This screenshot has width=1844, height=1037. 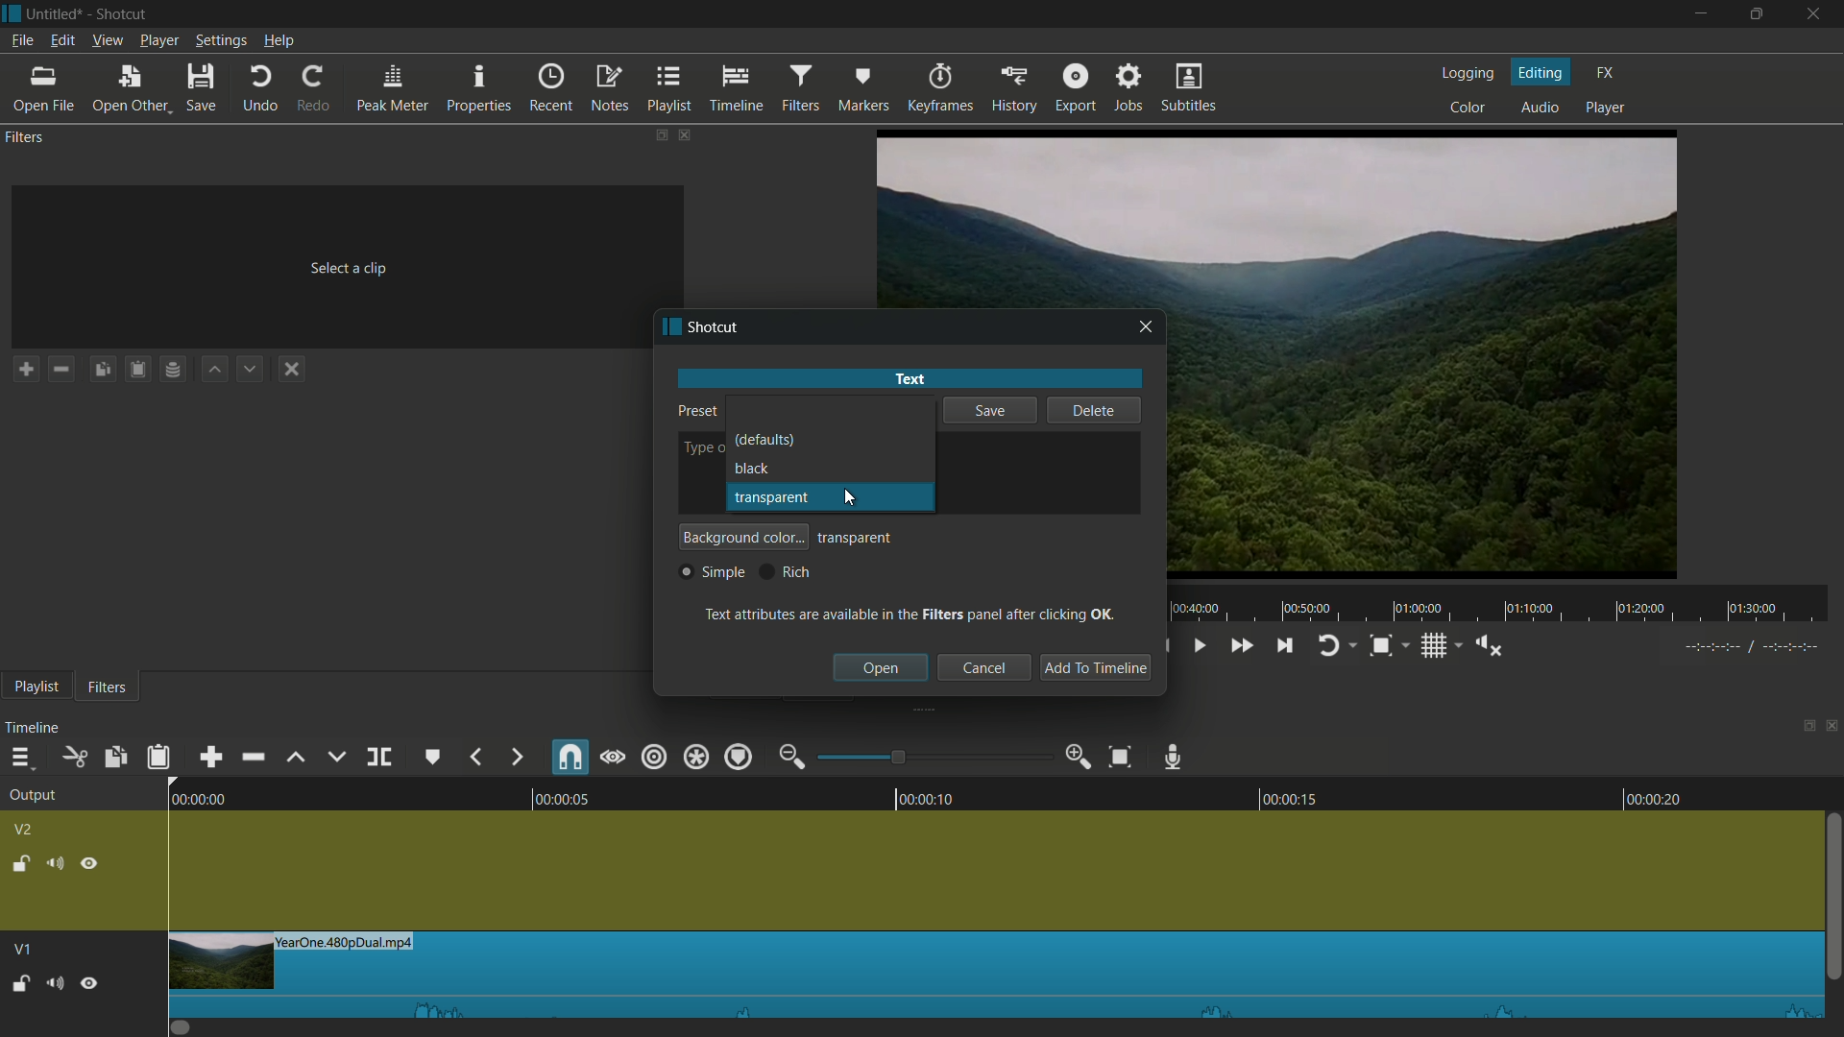 What do you see at coordinates (1471, 109) in the screenshot?
I see `color` at bounding box center [1471, 109].